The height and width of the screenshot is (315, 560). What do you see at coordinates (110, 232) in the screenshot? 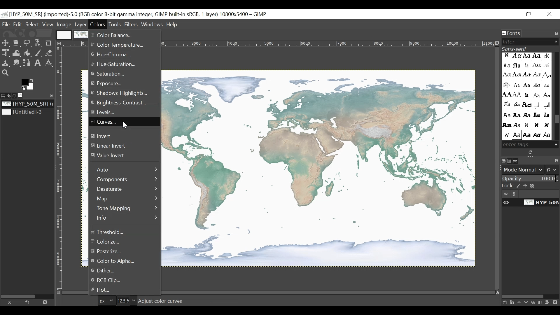
I see `Threshold` at bounding box center [110, 232].